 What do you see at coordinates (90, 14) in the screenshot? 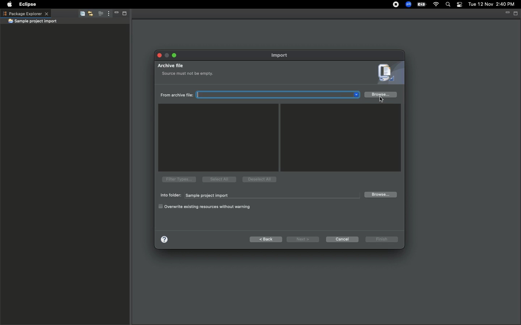
I see `Link with editor` at bounding box center [90, 14].